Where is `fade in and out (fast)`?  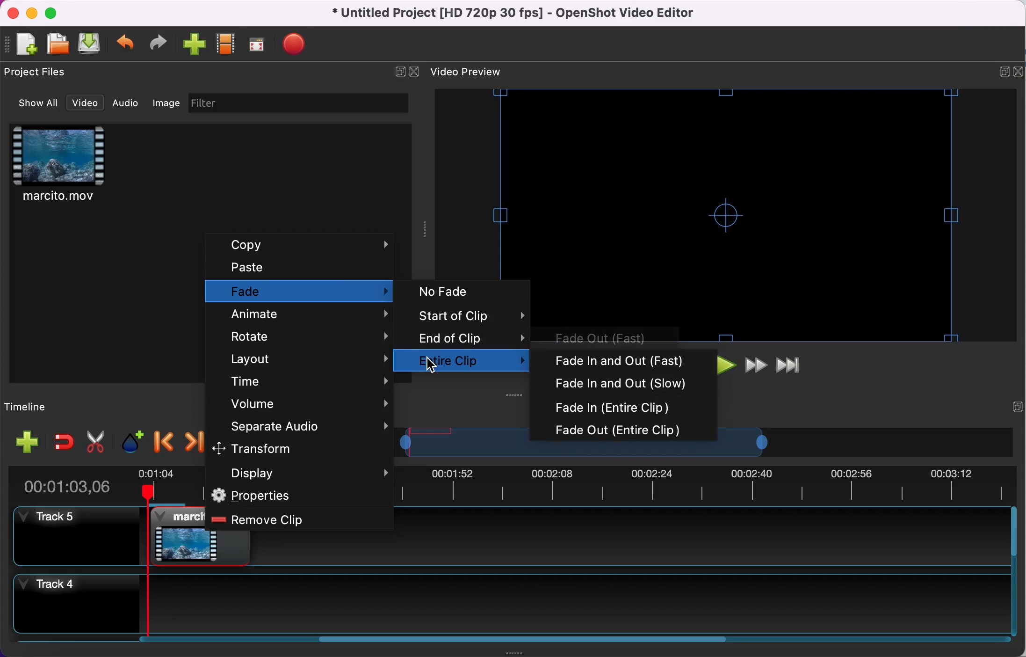
fade in and out (fast) is located at coordinates (627, 359).